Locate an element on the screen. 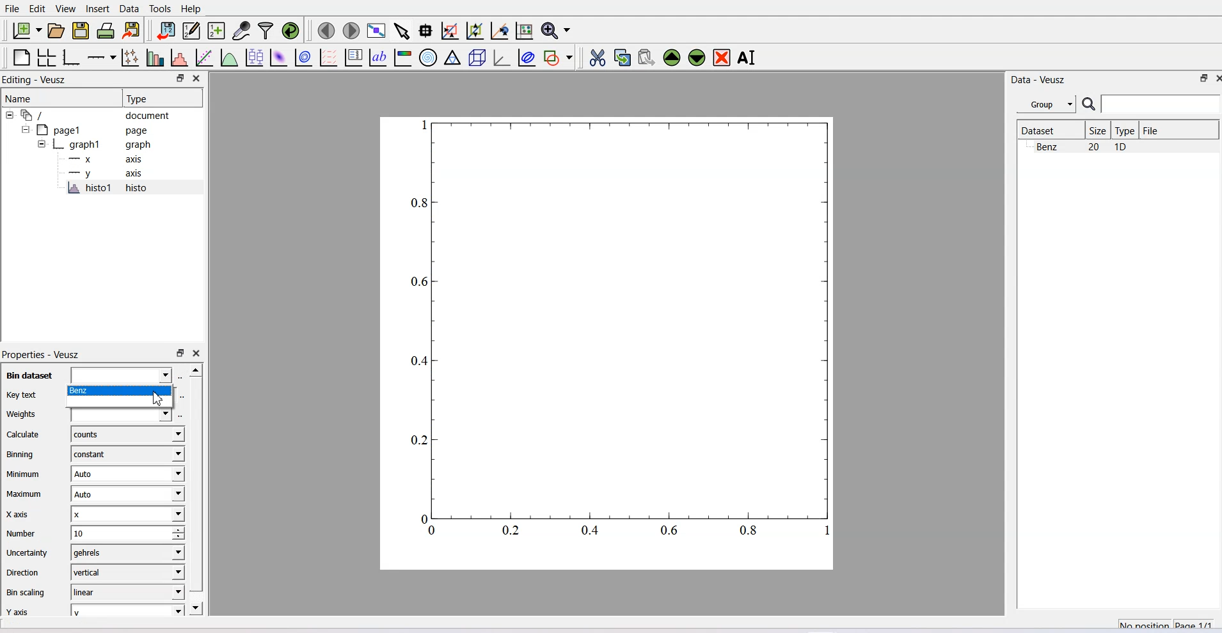 This screenshot has height=633, width=1222. Blank is located at coordinates (120, 403).